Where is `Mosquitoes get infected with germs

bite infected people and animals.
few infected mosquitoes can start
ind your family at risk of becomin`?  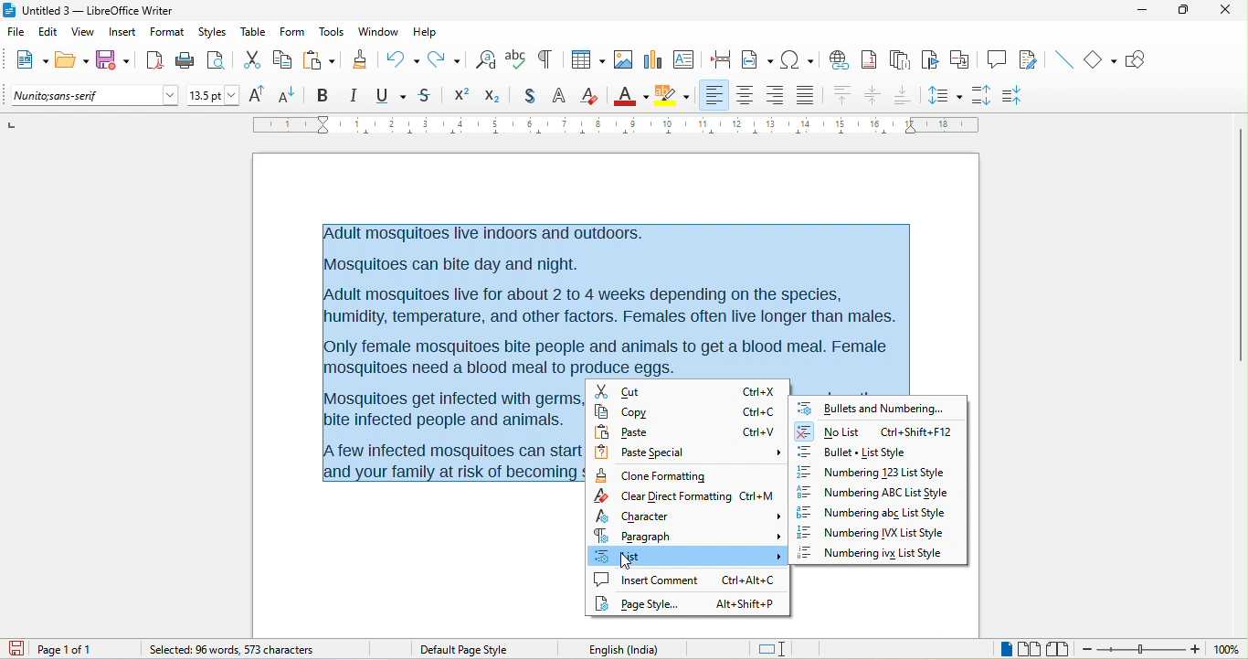 Mosquitoes get infected with germs

bite infected people and animals.
few infected mosquitoes can start
ind your family at risk of becomin is located at coordinates (452, 436).